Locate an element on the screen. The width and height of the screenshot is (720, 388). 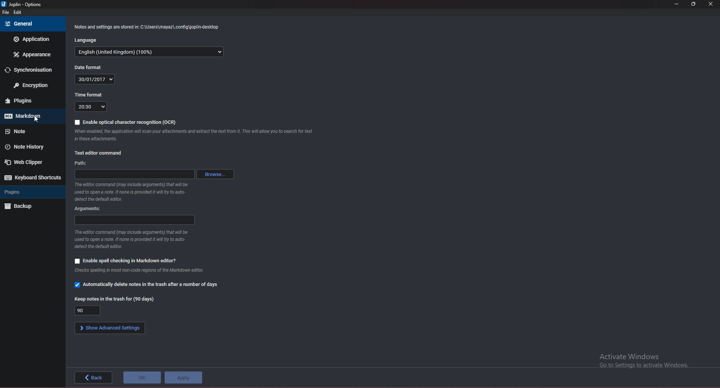
note history is located at coordinates (30, 147).